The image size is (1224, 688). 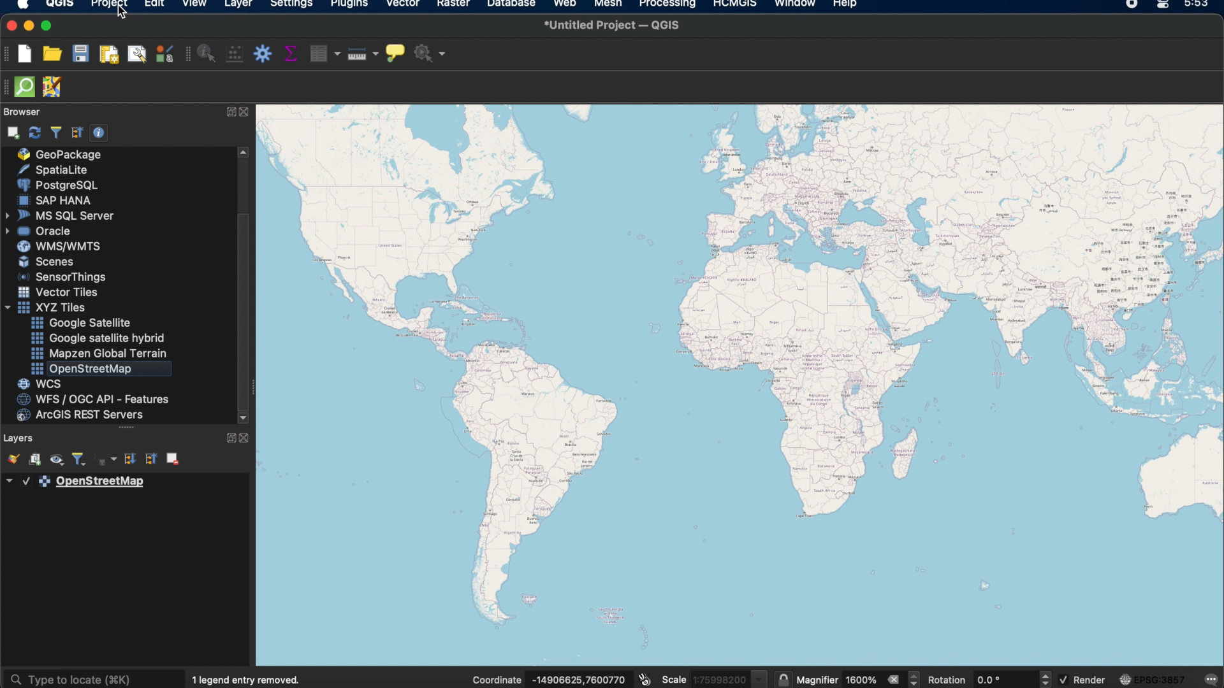 What do you see at coordinates (511, 5) in the screenshot?
I see `database` at bounding box center [511, 5].